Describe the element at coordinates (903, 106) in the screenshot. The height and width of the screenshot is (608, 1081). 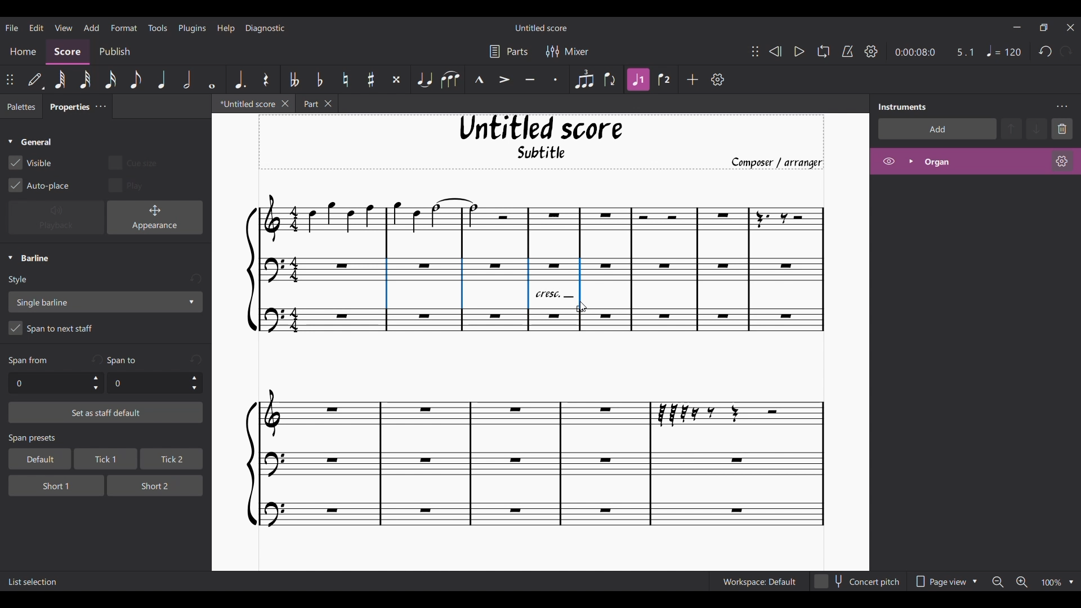
I see `Panel title` at that location.